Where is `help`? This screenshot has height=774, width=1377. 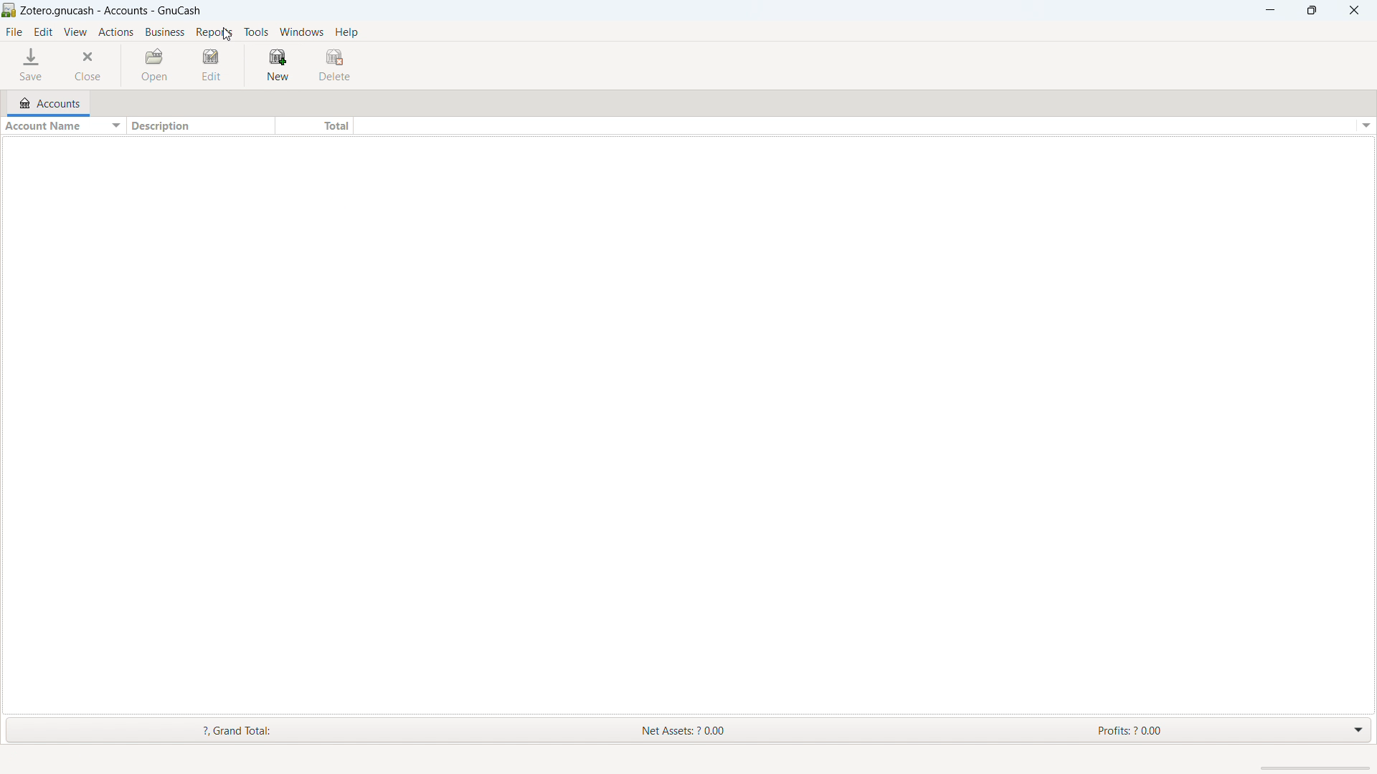
help is located at coordinates (346, 32).